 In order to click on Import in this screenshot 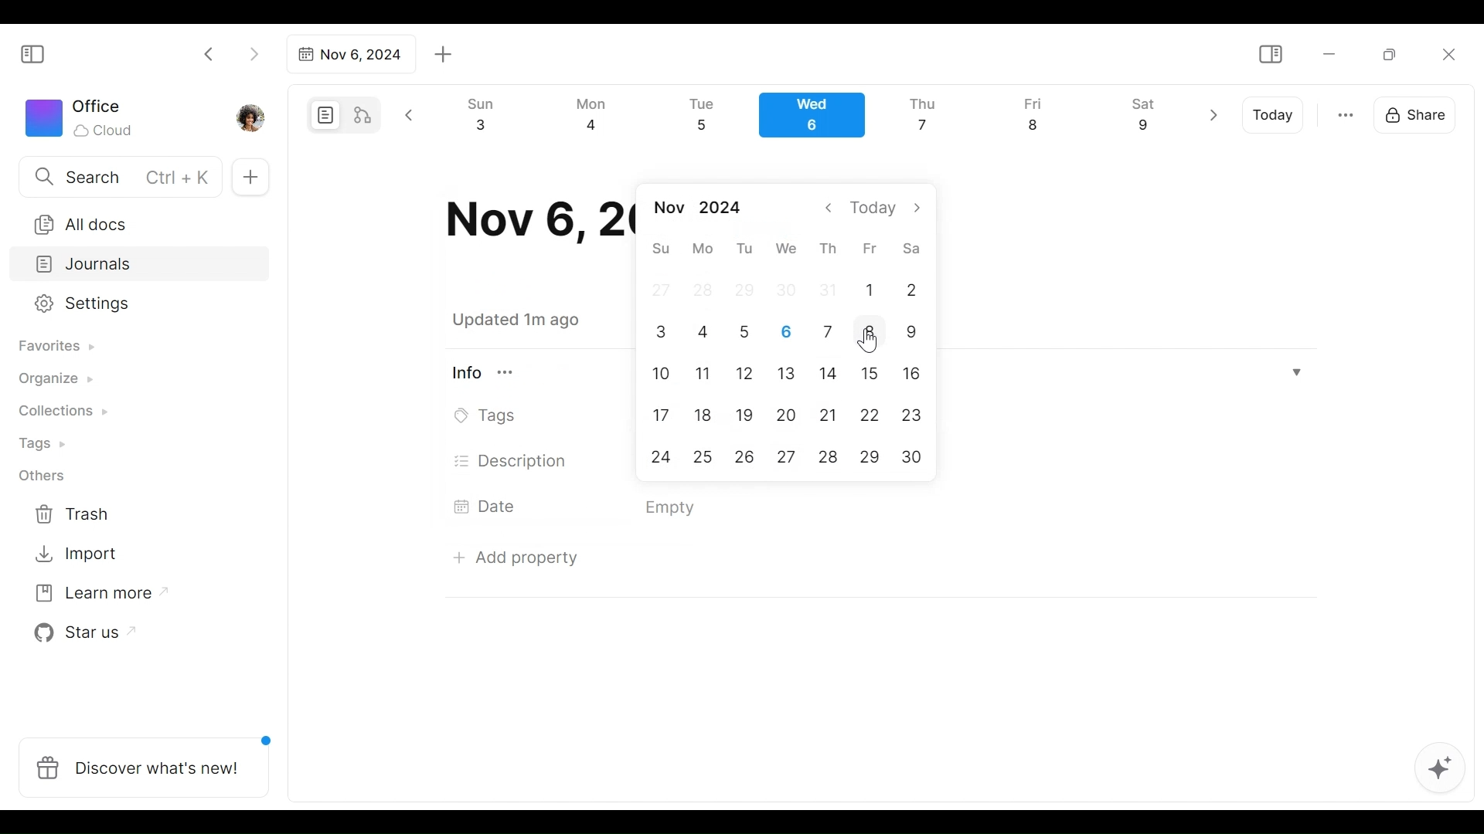, I will do `click(78, 552)`.